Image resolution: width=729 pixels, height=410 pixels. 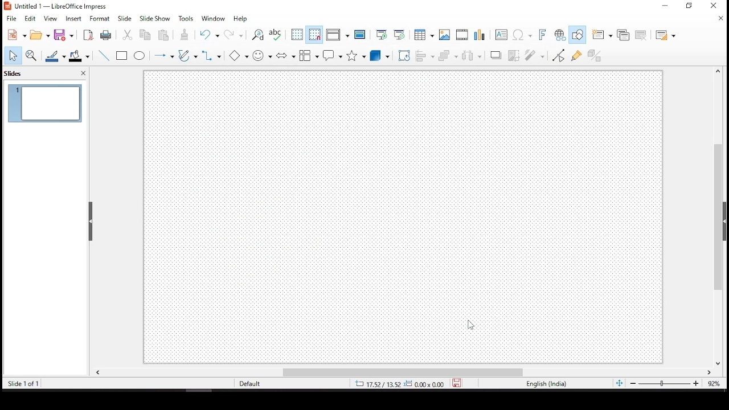 What do you see at coordinates (462, 35) in the screenshot?
I see `insert audio or video` at bounding box center [462, 35].